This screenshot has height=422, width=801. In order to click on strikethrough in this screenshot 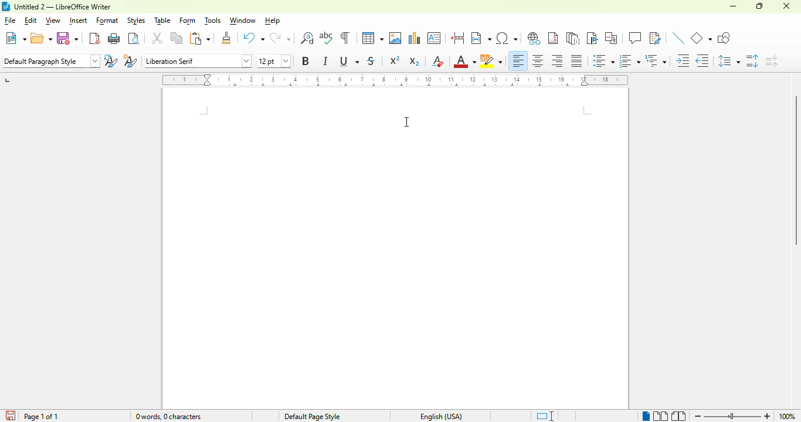, I will do `click(371, 61)`.